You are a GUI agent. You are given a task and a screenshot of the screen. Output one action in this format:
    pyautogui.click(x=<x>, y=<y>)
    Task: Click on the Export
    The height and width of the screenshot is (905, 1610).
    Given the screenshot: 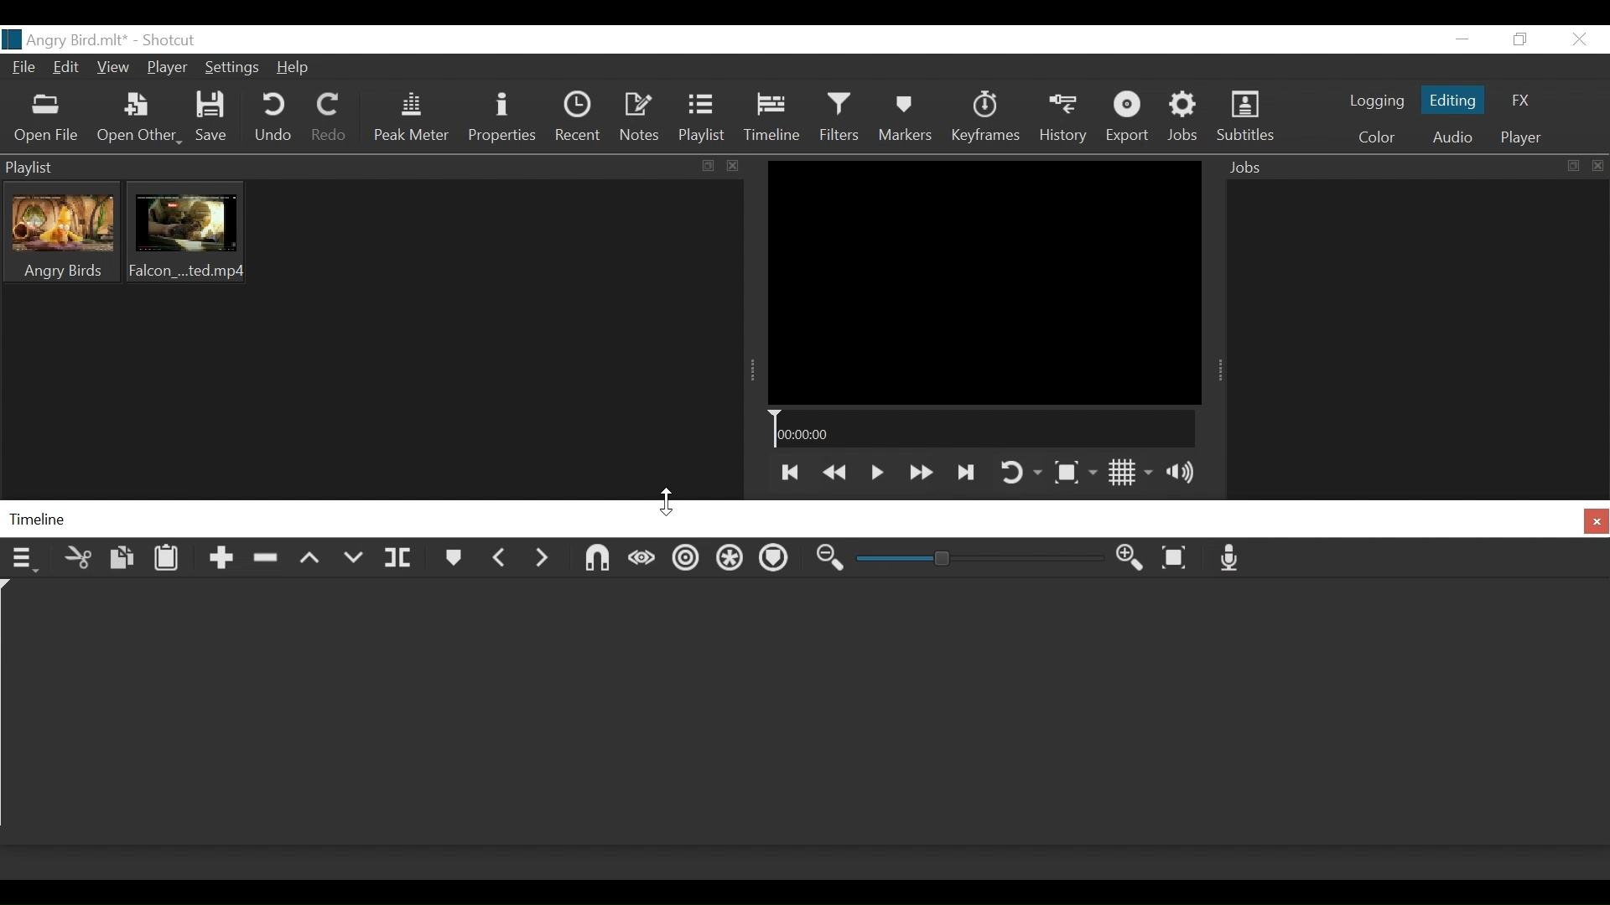 What is the action you would take?
    pyautogui.click(x=1129, y=117)
    